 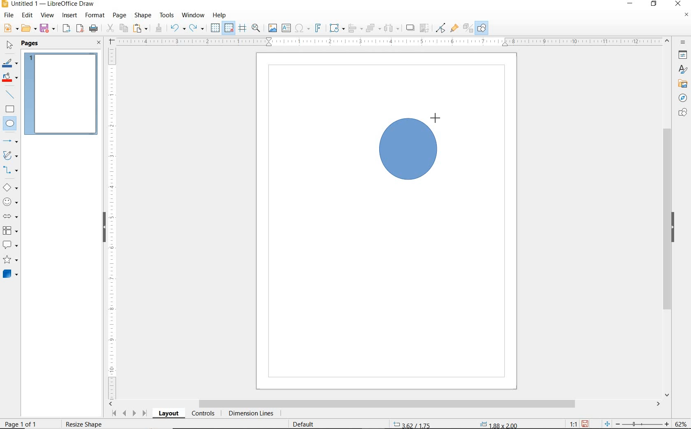 What do you see at coordinates (273, 28) in the screenshot?
I see `INSERT IMAGE` at bounding box center [273, 28].